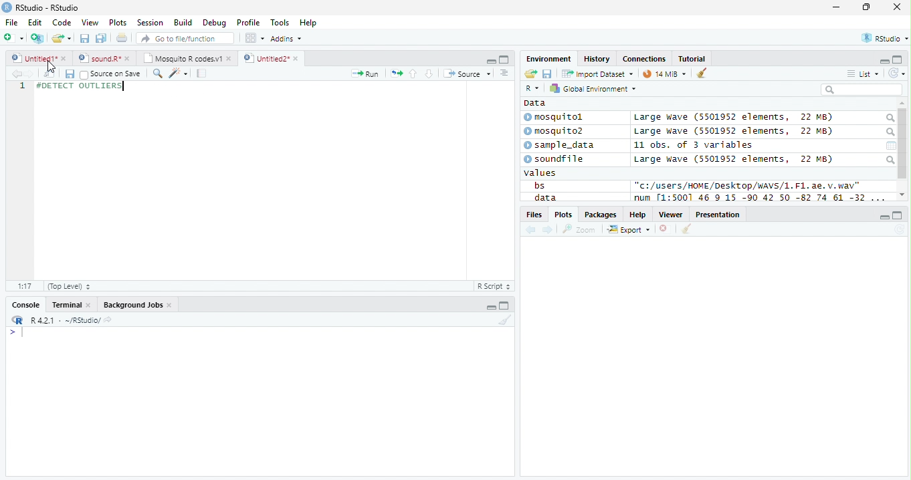 Image resolution: width=911 pixels, height=480 pixels. I want to click on Save all the open documents, so click(101, 39).